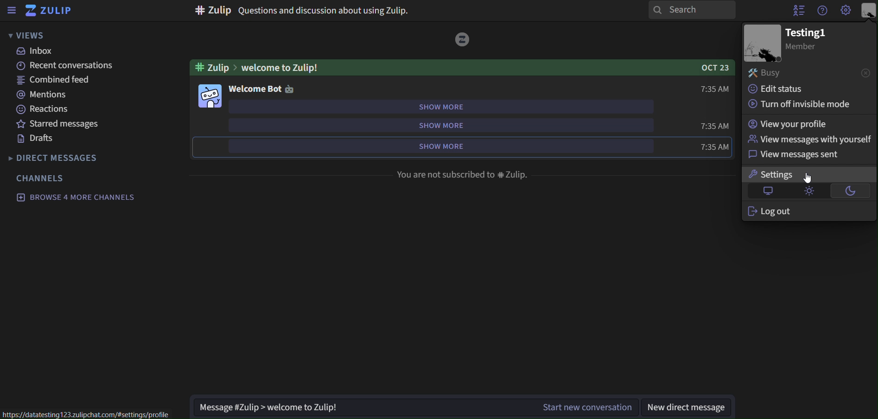 The width and height of the screenshot is (878, 419). Describe the element at coordinates (803, 104) in the screenshot. I see `turn off invisible mode` at that location.